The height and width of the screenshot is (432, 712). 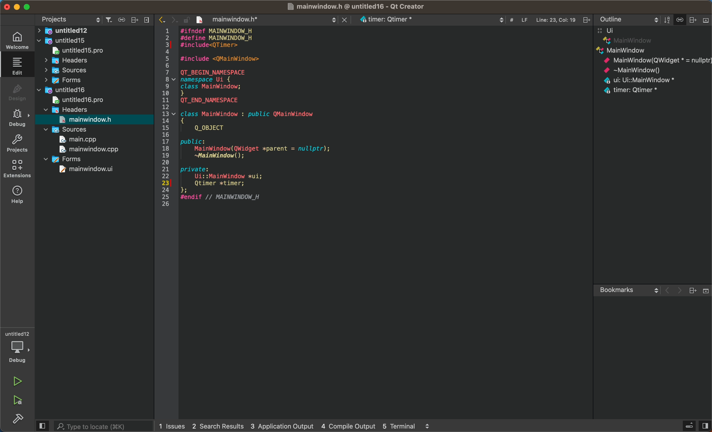 What do you see at coordinates (242, 19) in the screenshot?
I see `before save` at bounding box center [242, 19].